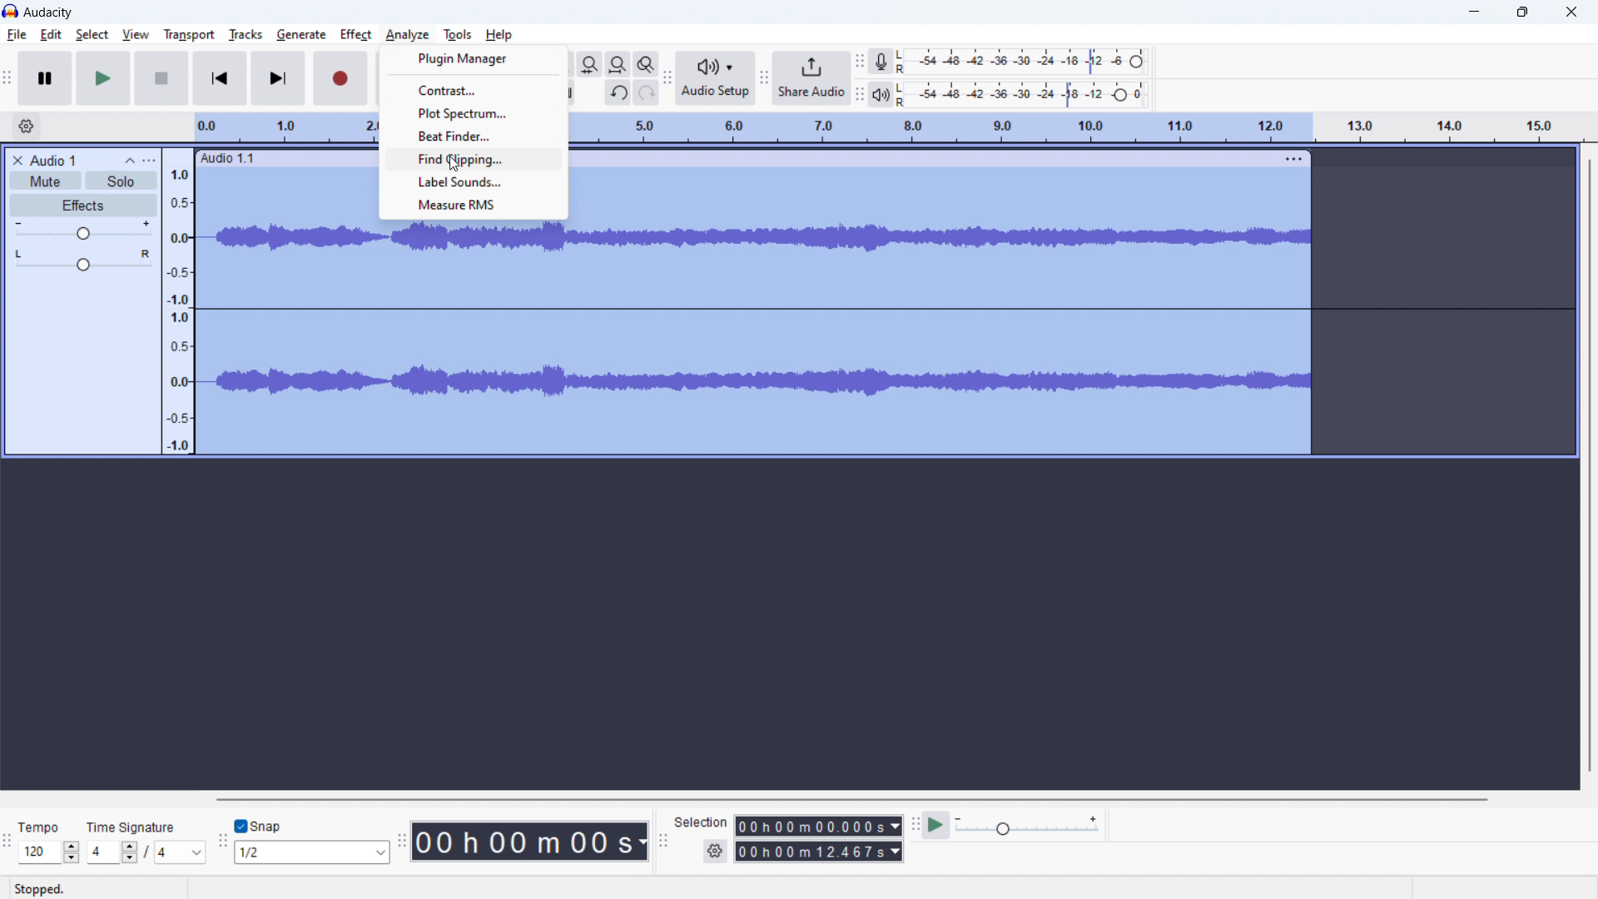 The width and height of the screenshot is (1598, 899). I want to click on find clipping, so click(477, 160).